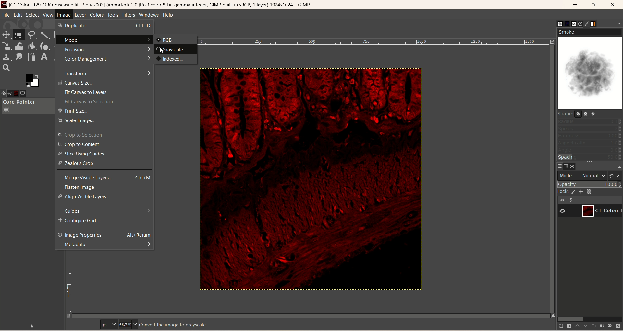  Describe the element at coordinates (105, 178) in the screenshot. I see `merge visible layers` at that location.